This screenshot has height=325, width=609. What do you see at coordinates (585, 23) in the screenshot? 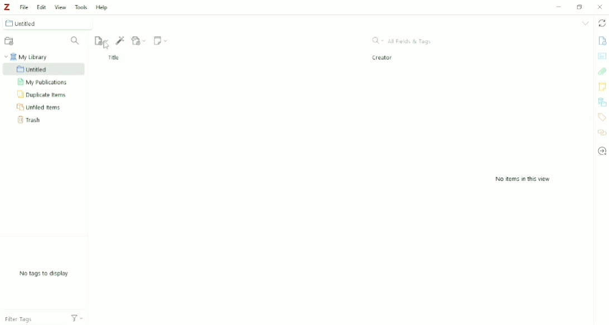
I see `List all tabs` at bounding box center [585, 23].